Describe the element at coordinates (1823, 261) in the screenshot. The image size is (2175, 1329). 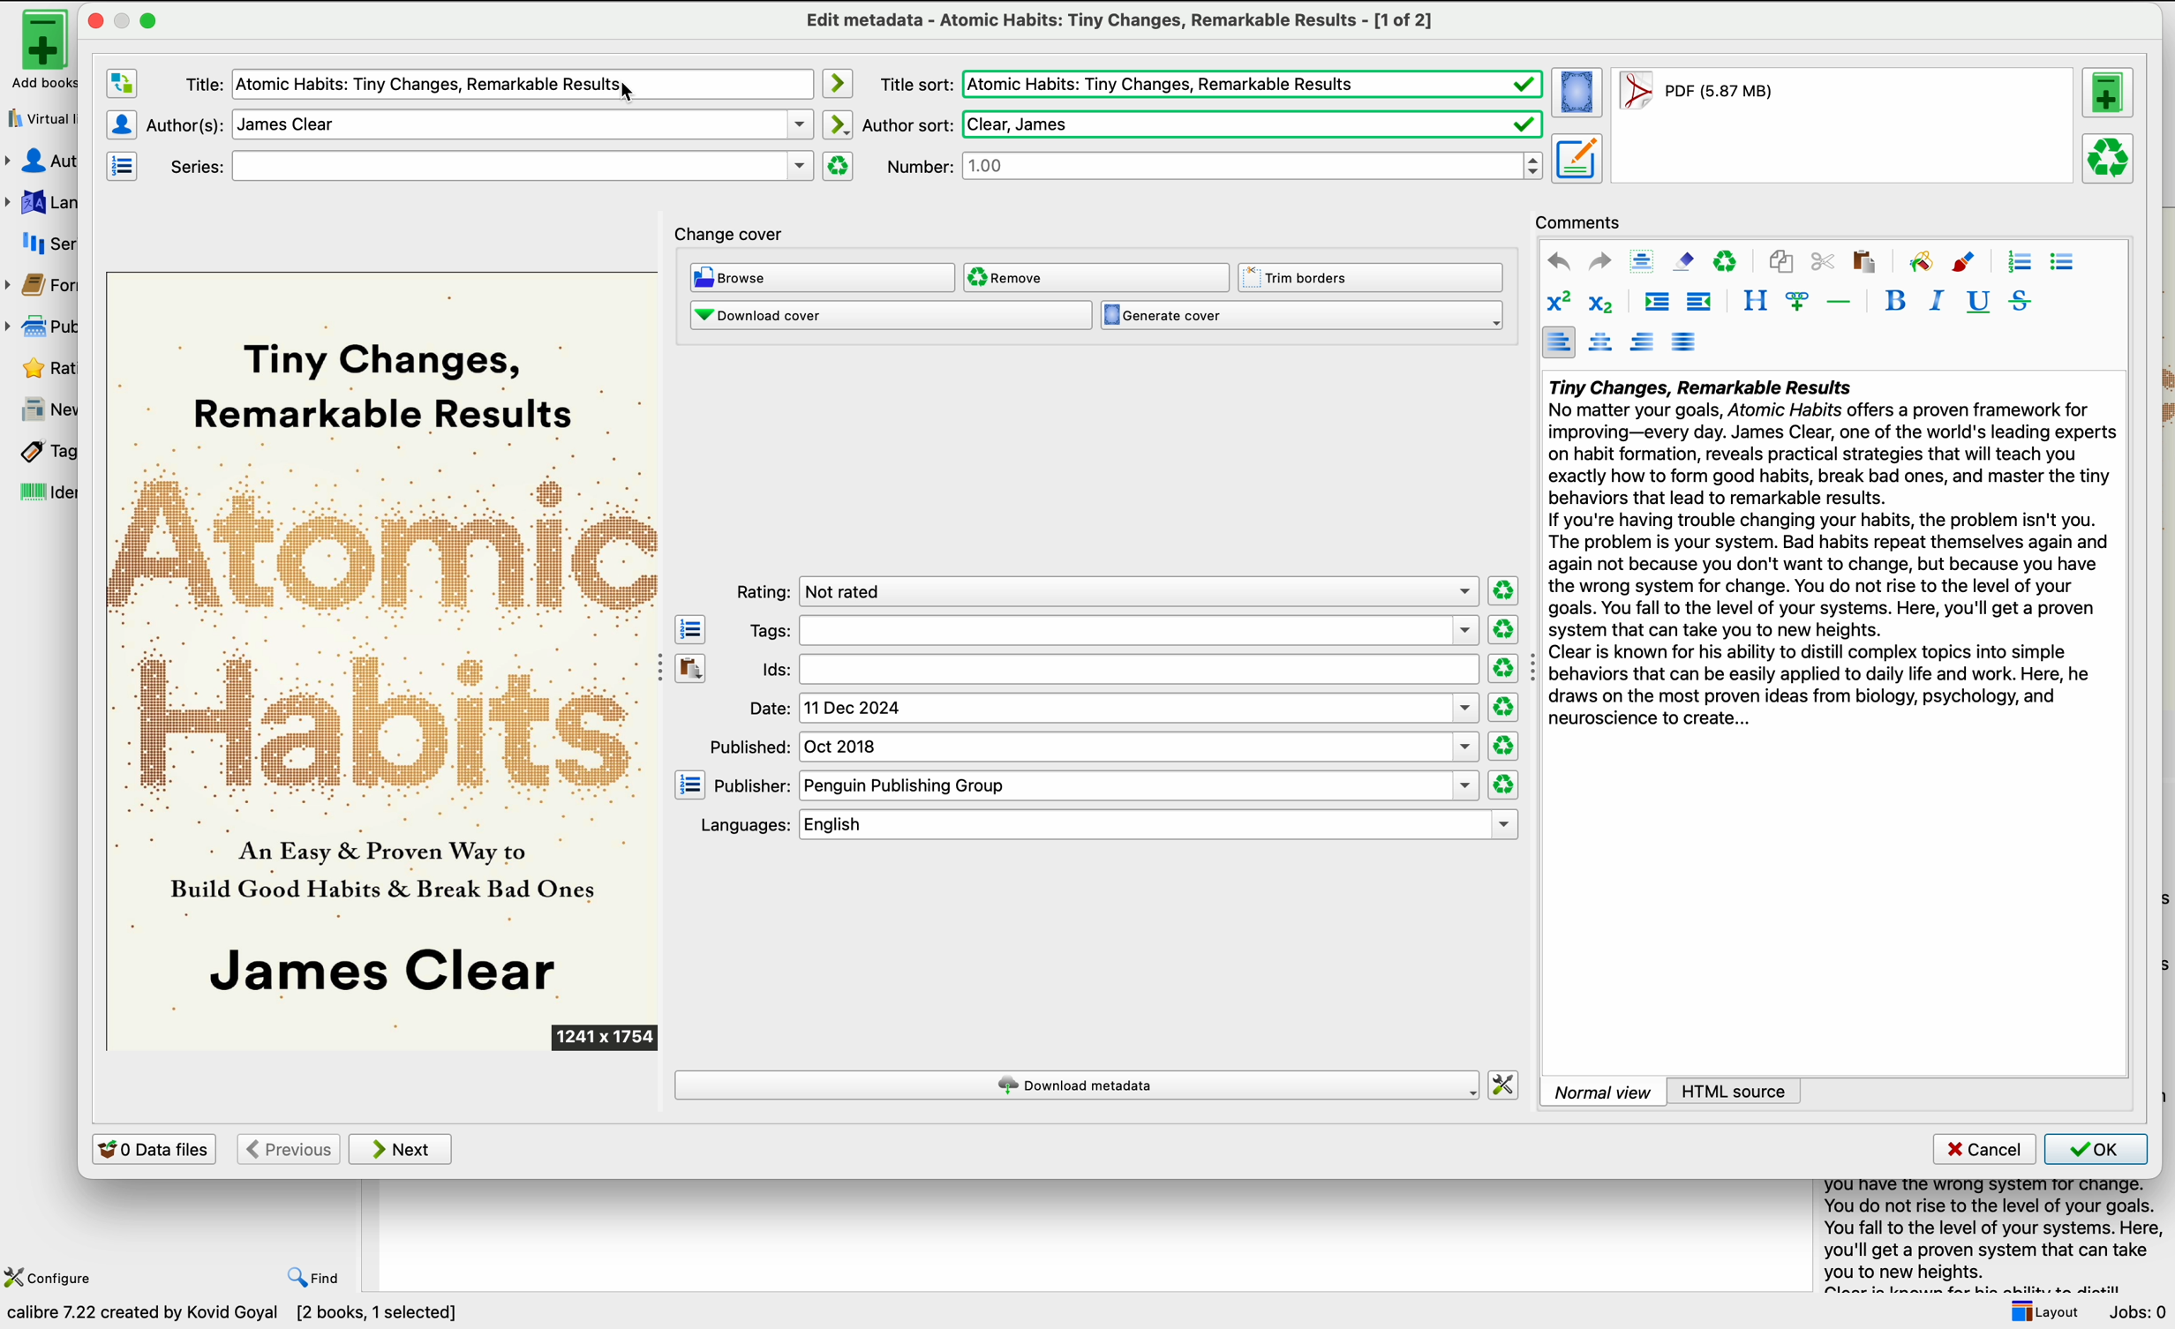
I see `cut` at that location.